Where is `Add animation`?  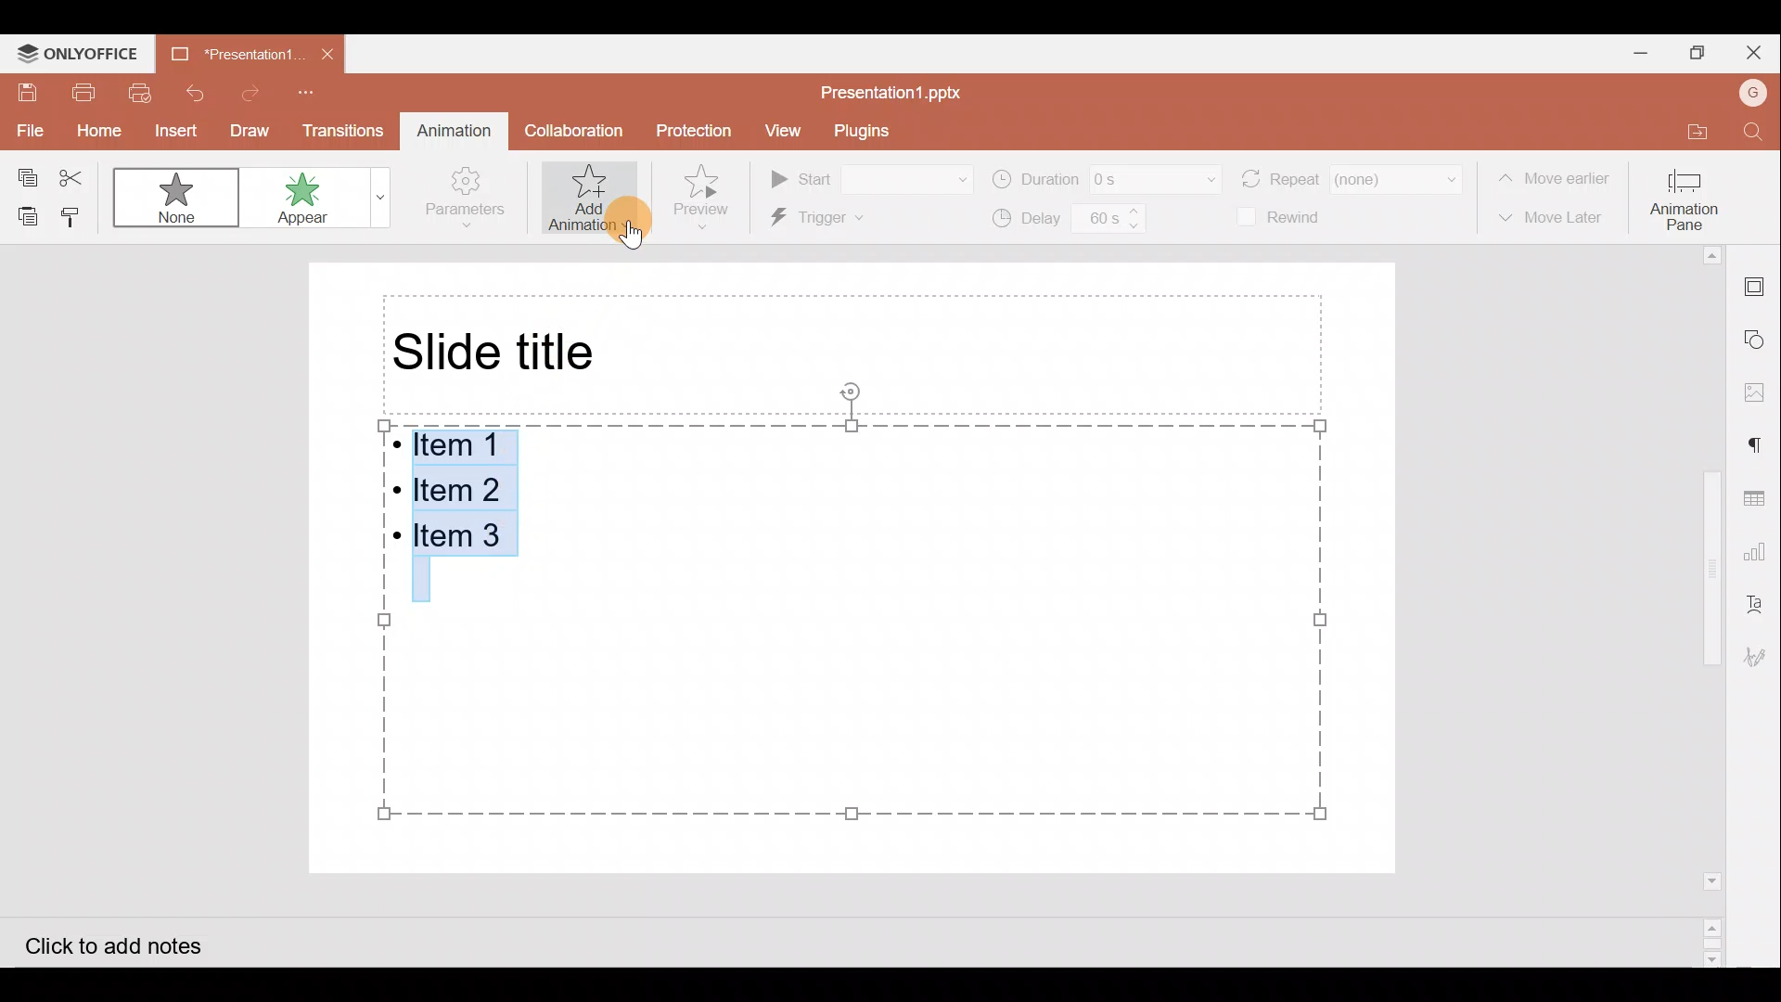 Add animation is located at coordinates (596, 200).